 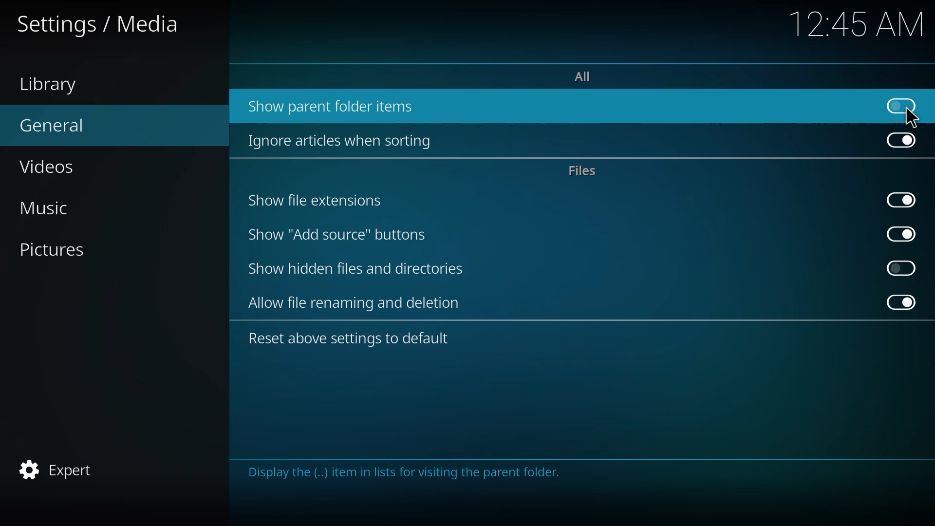 What do you see at coordinates (50, 83) in the screenshot?
I see `library` at bounding box center [50, 83].